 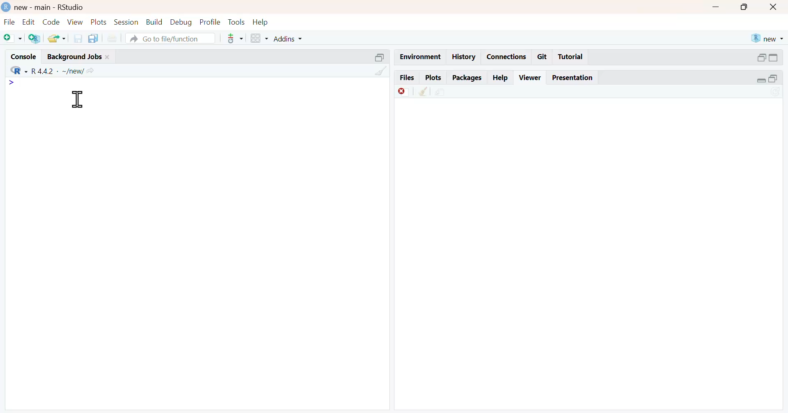 I want to click on profile, so click(x=209, y=21).